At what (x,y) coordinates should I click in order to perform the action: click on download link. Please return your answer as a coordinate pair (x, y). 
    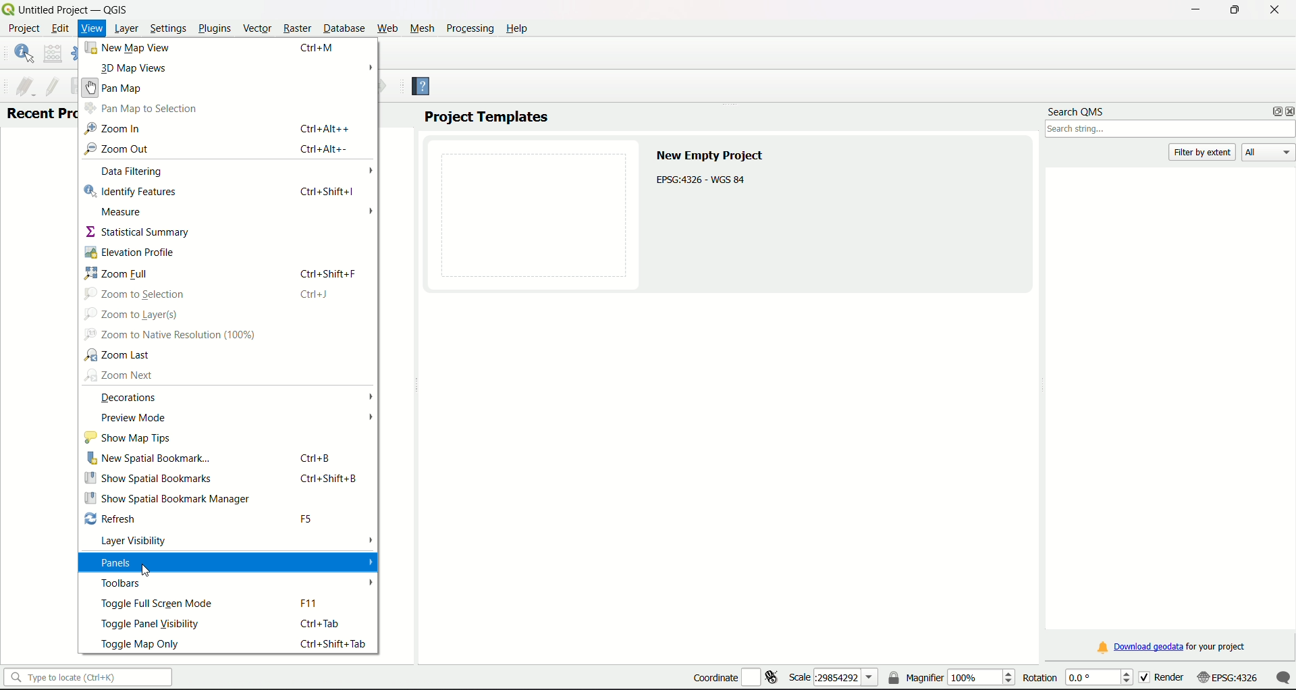
    Looking at the image, I should click on (1171, 647).